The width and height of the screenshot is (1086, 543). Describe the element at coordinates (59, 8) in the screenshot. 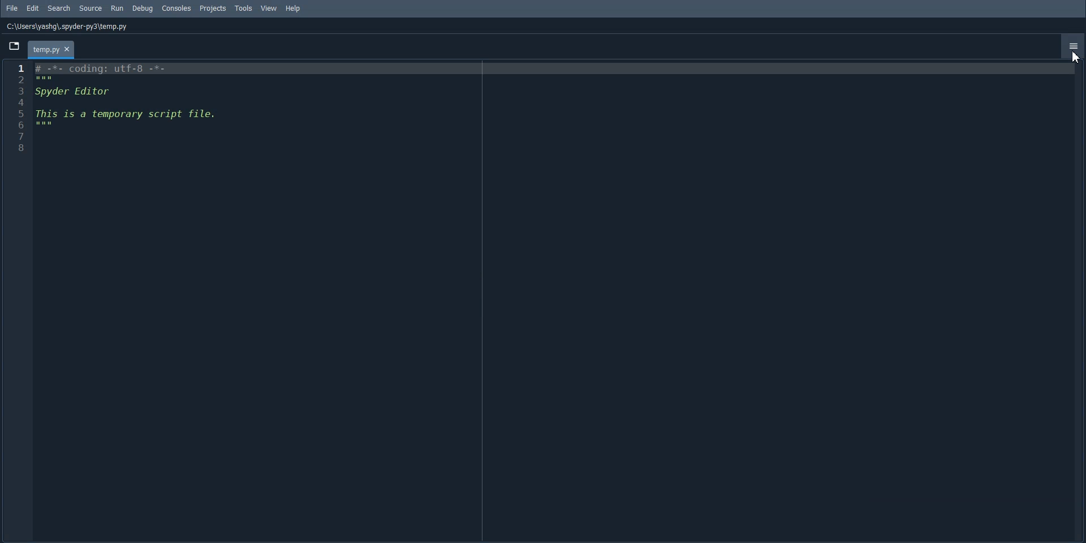

I see `Search` at that location.